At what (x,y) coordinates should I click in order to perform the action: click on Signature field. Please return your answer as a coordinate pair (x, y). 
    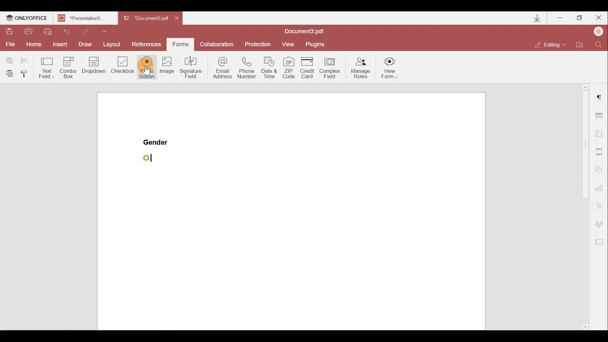
    Looking at the image, I should click on (193, 70).